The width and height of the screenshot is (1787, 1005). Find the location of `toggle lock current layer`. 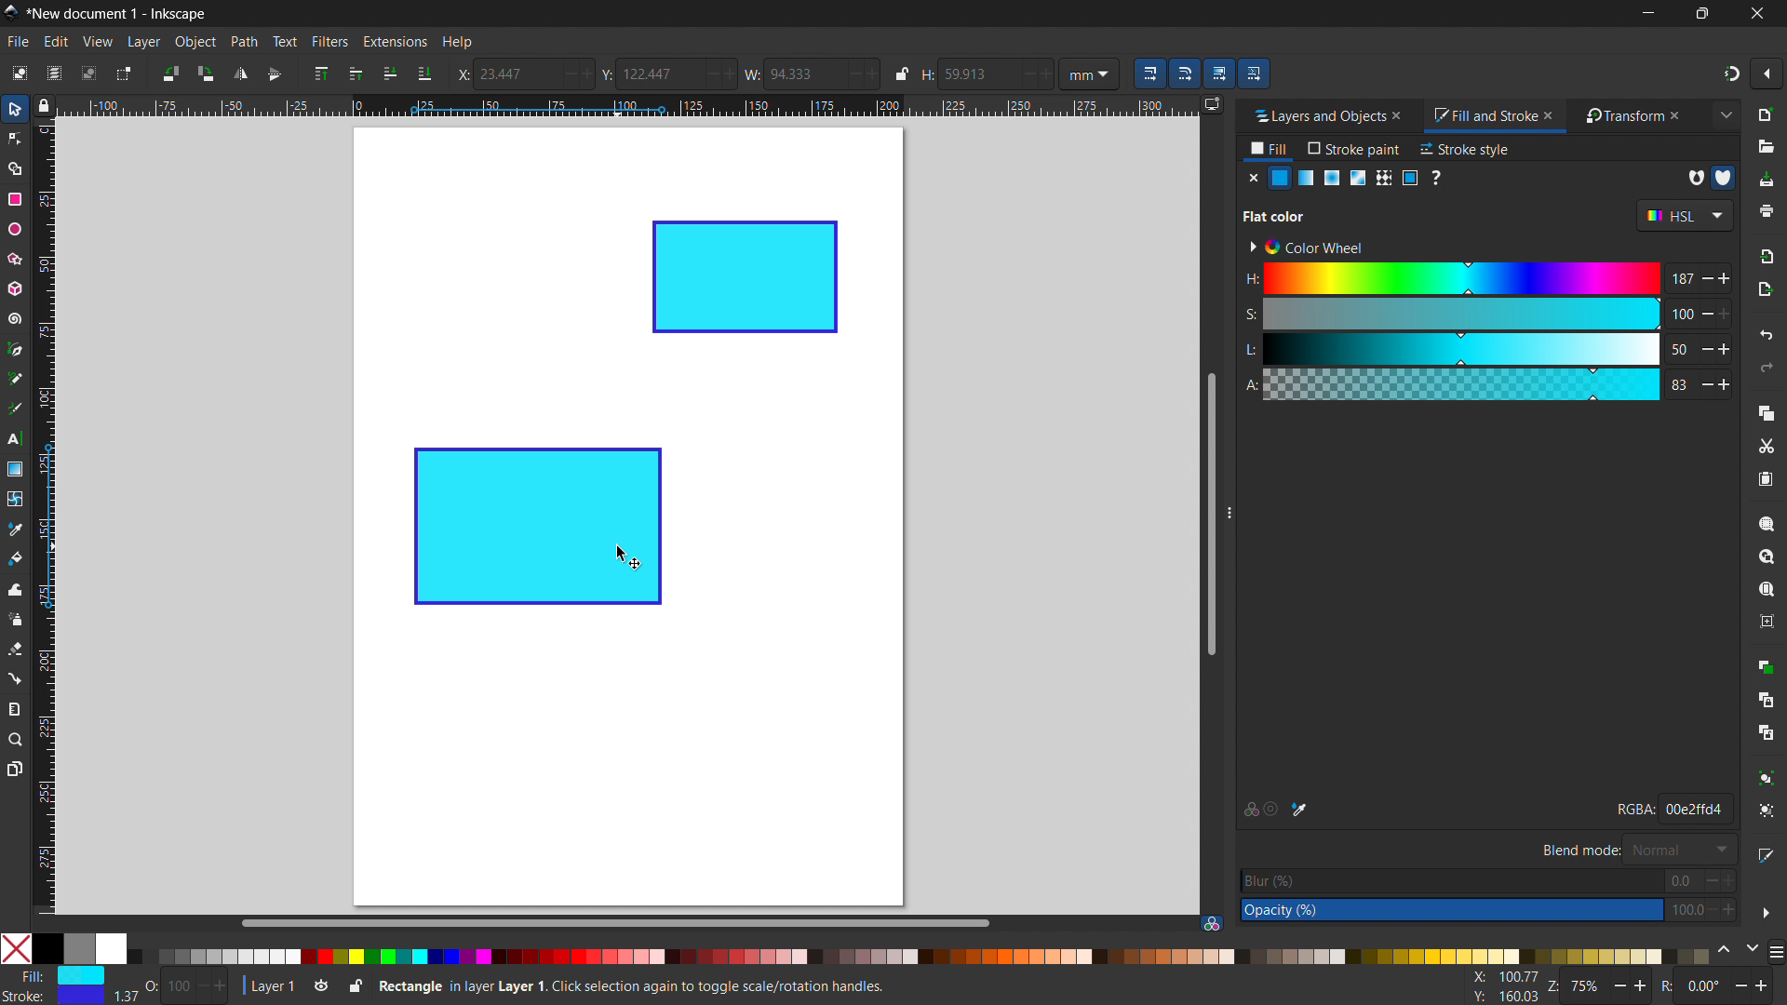

toggle lock current layer is located at coordinates (355, 985).